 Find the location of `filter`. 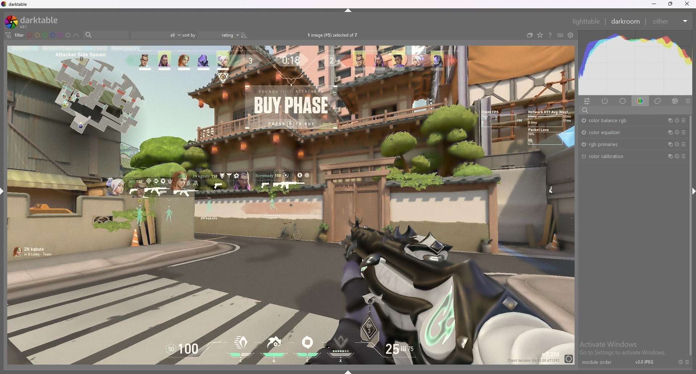

filter is located at coordinates (14, 35).